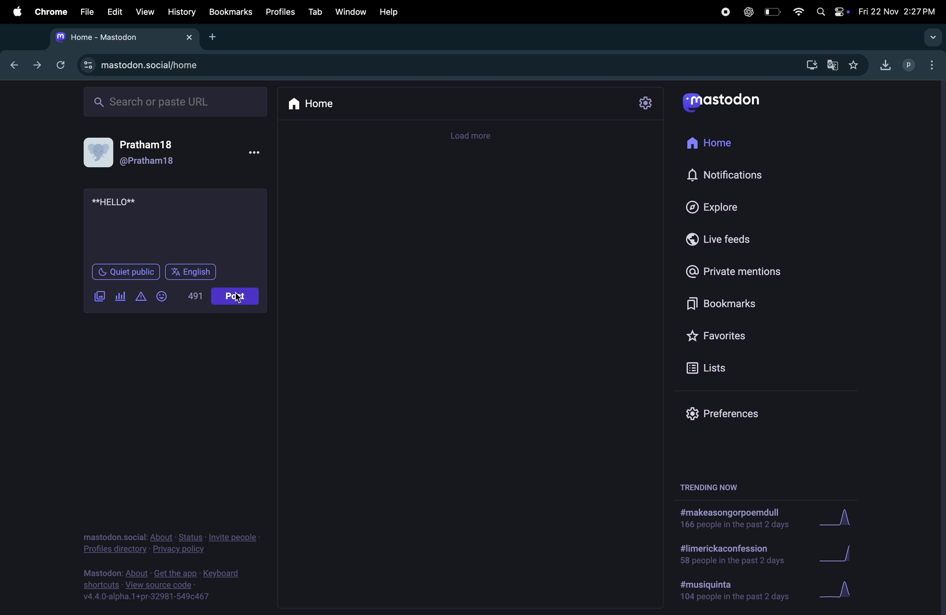 The height and width of the screenshot is (615, 946). Describe the element at coordinates (160, 585) in the screenshot. I see `source code` at that location.